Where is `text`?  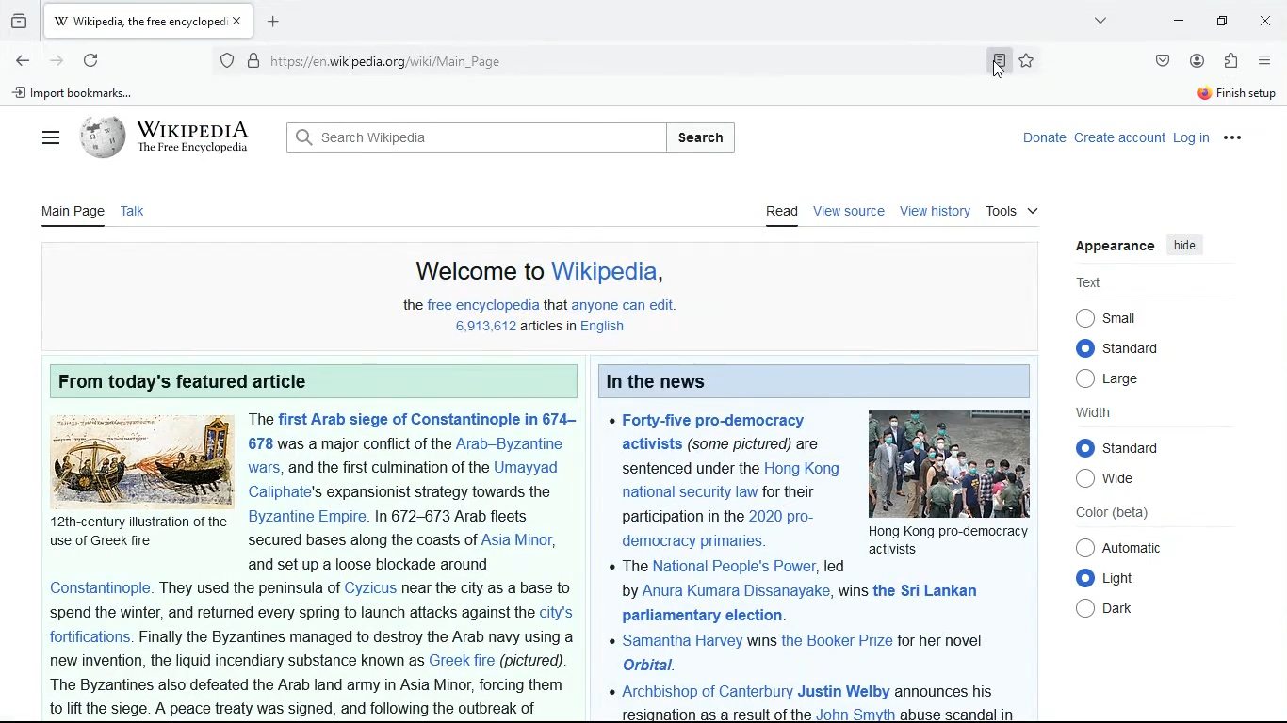 text is located at coordinates (1088, 282).